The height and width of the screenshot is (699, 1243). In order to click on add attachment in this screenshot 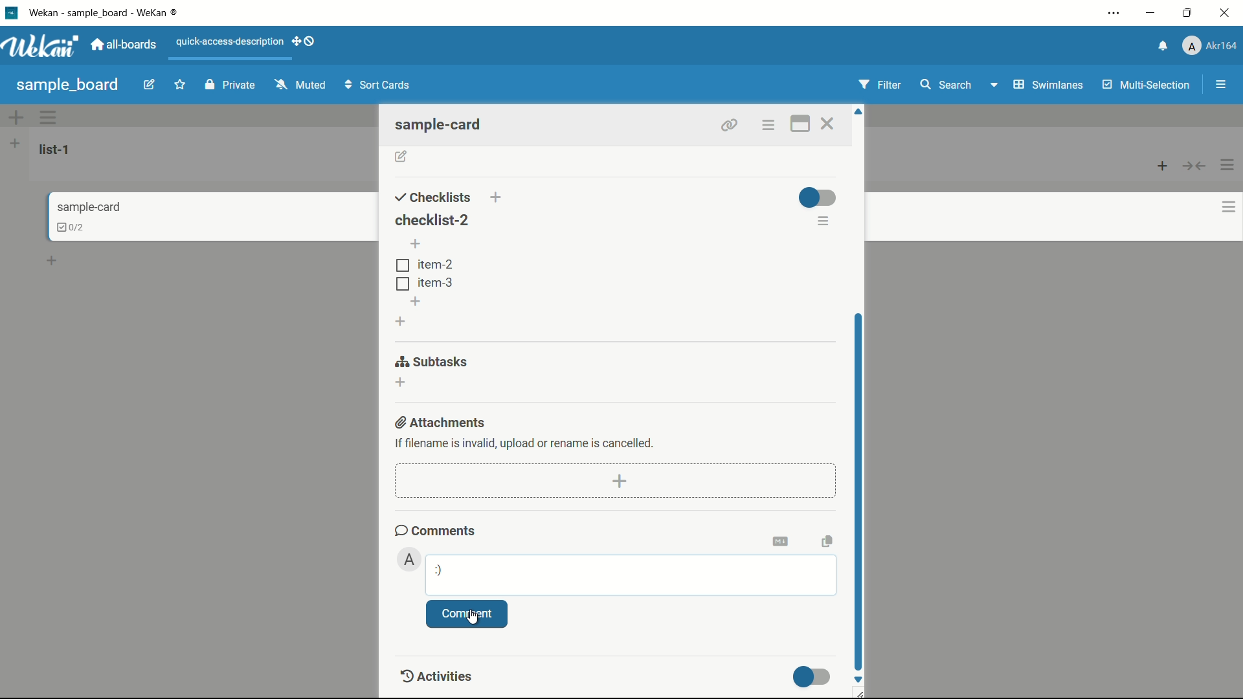, I will do `click(621, 480)`.